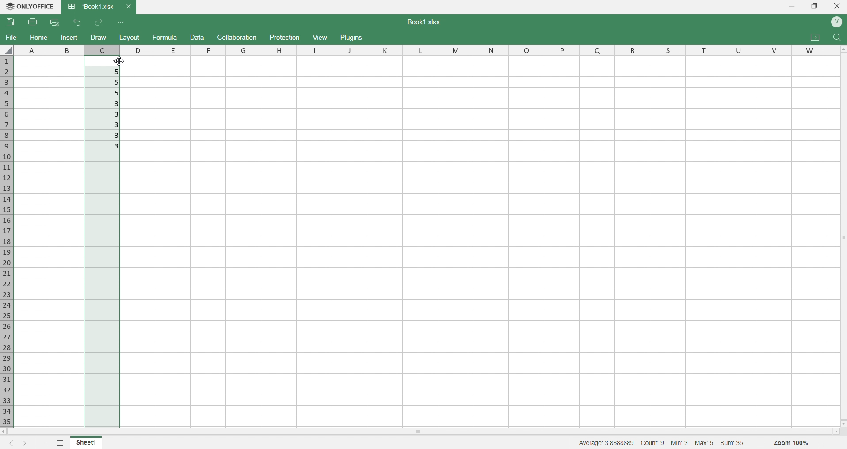 The image size is (847, 449). I want to click on Zoom, so click(792, 443).